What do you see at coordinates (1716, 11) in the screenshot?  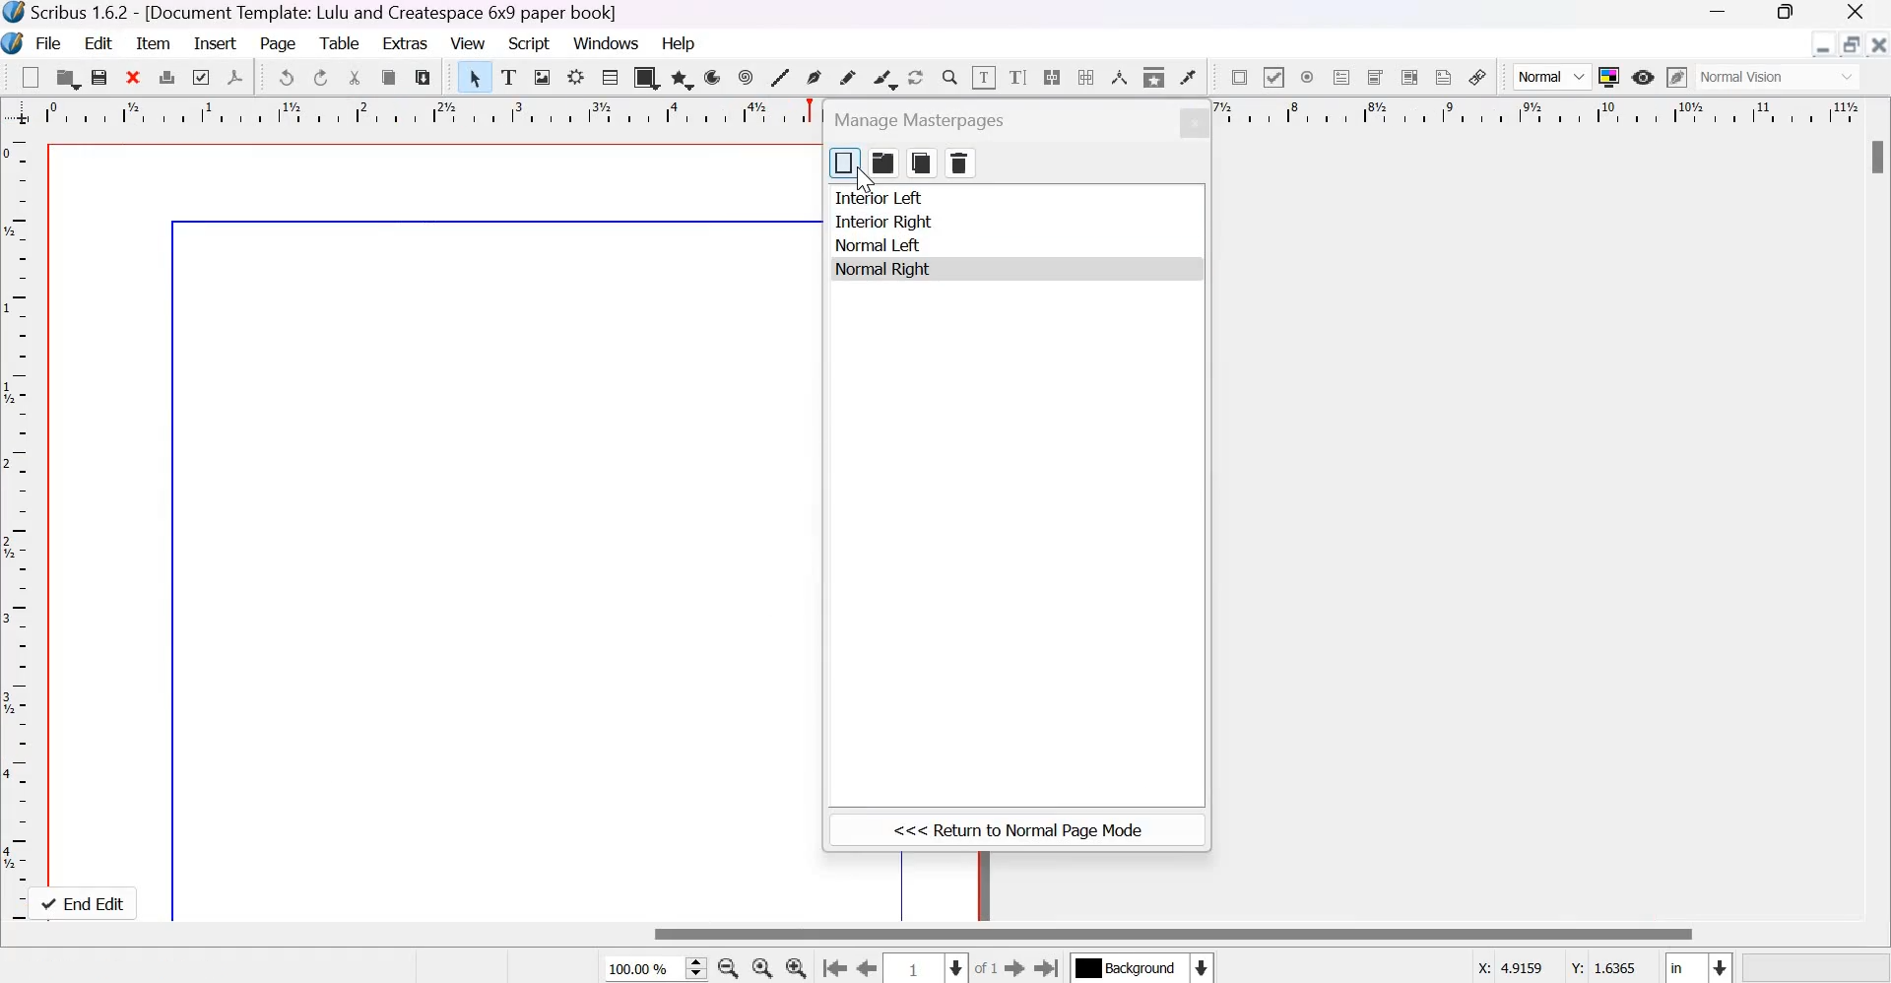 I see `Minimize` at bounding box center [1716, 11].